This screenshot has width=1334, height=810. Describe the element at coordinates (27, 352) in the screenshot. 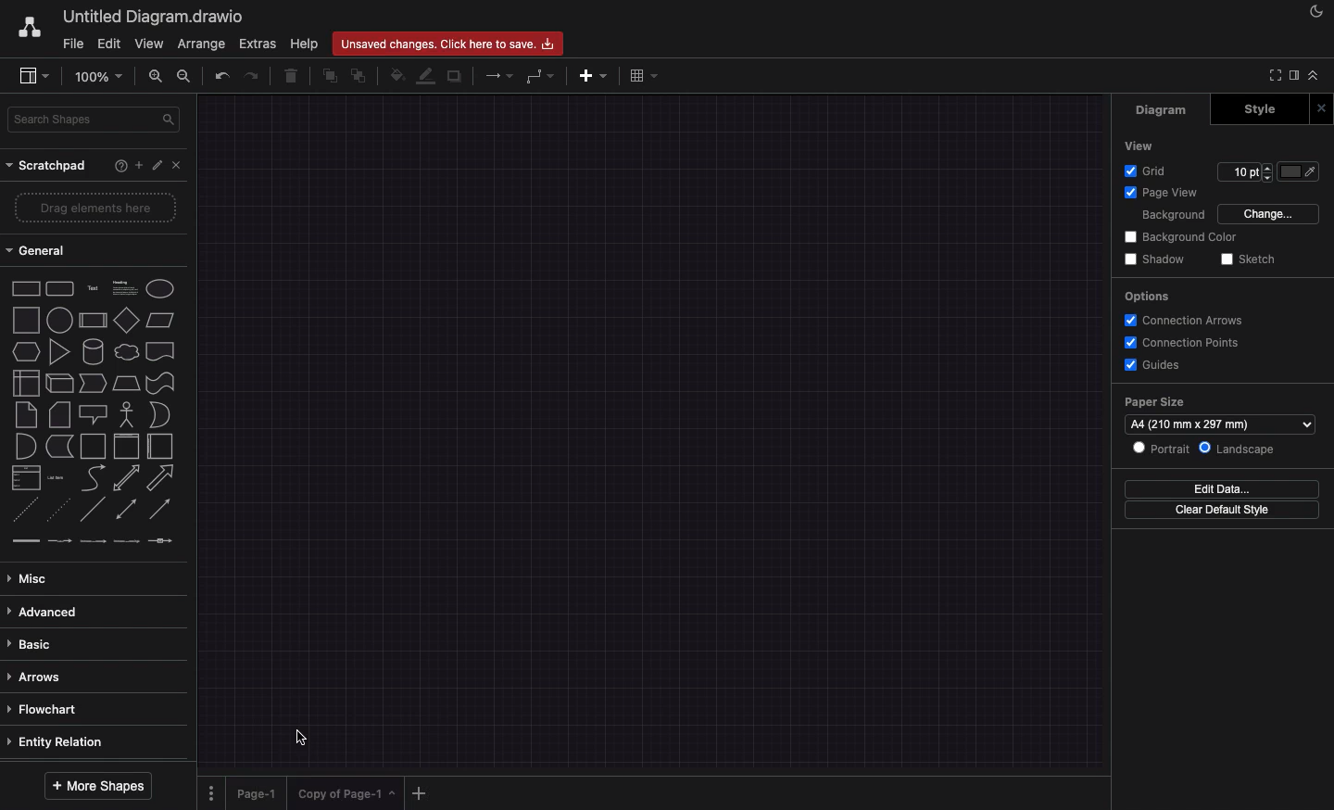

I see `hexagon` at that location.